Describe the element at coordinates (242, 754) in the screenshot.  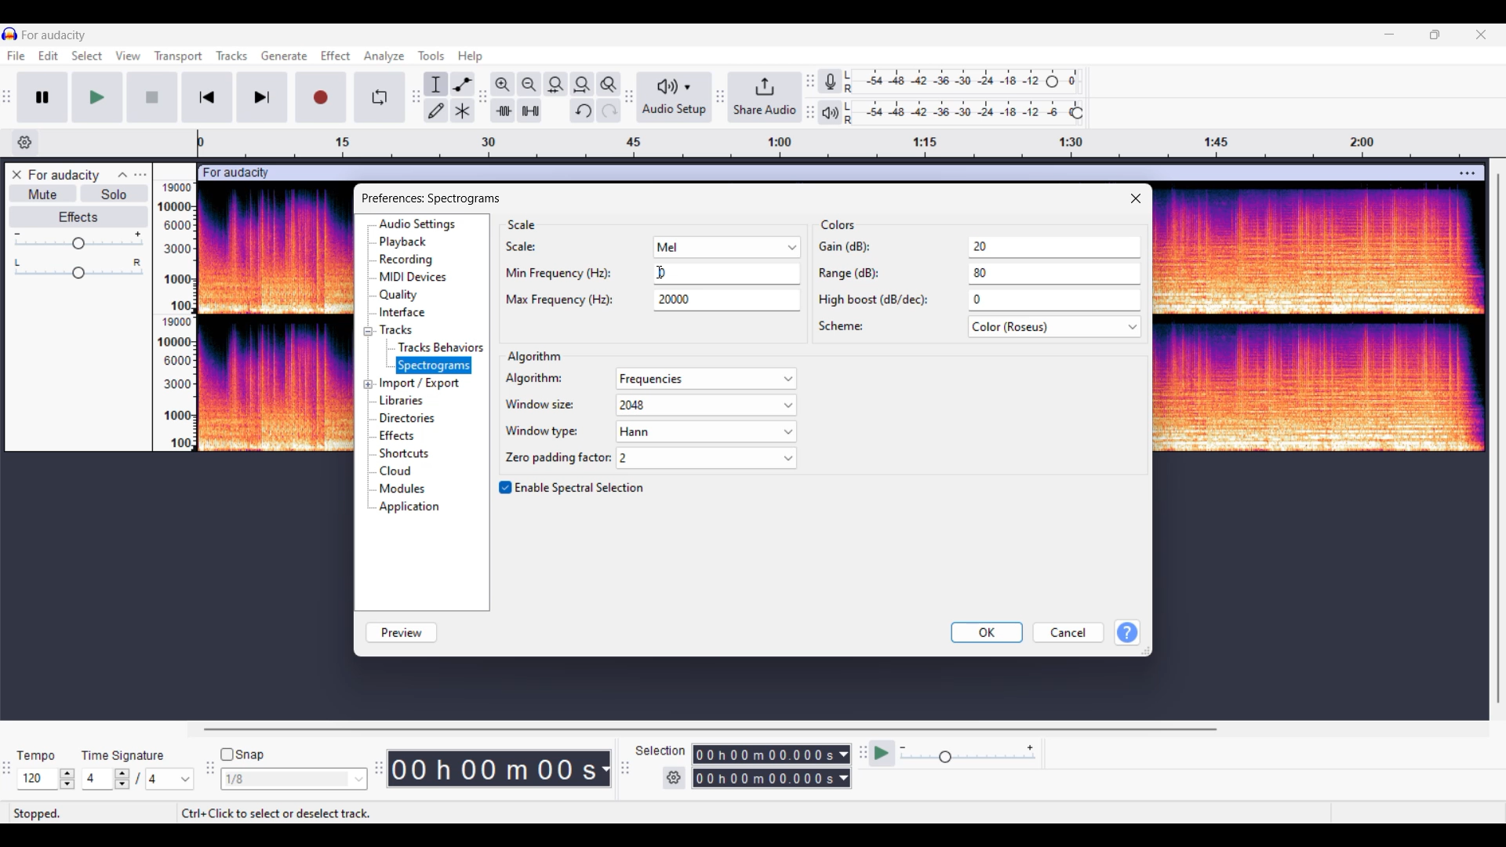
I see `Snap toggle` at that location.